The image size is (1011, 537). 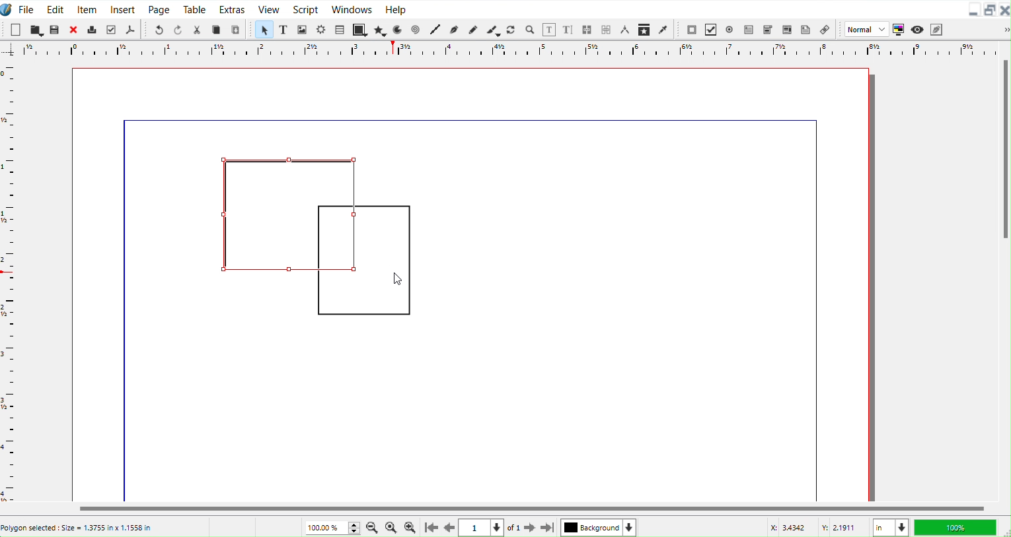 What do you see at coordinates (1004, 270) in the screenshot?
I see `Vertical Scroll Bar` at bounding box center [1004, 270].